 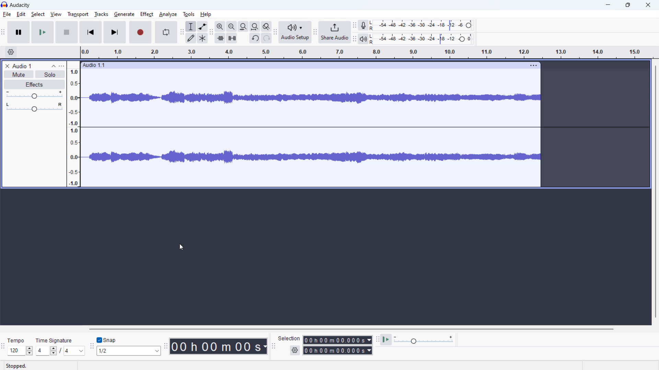 I want to click on close, so click(x=648, y=4).